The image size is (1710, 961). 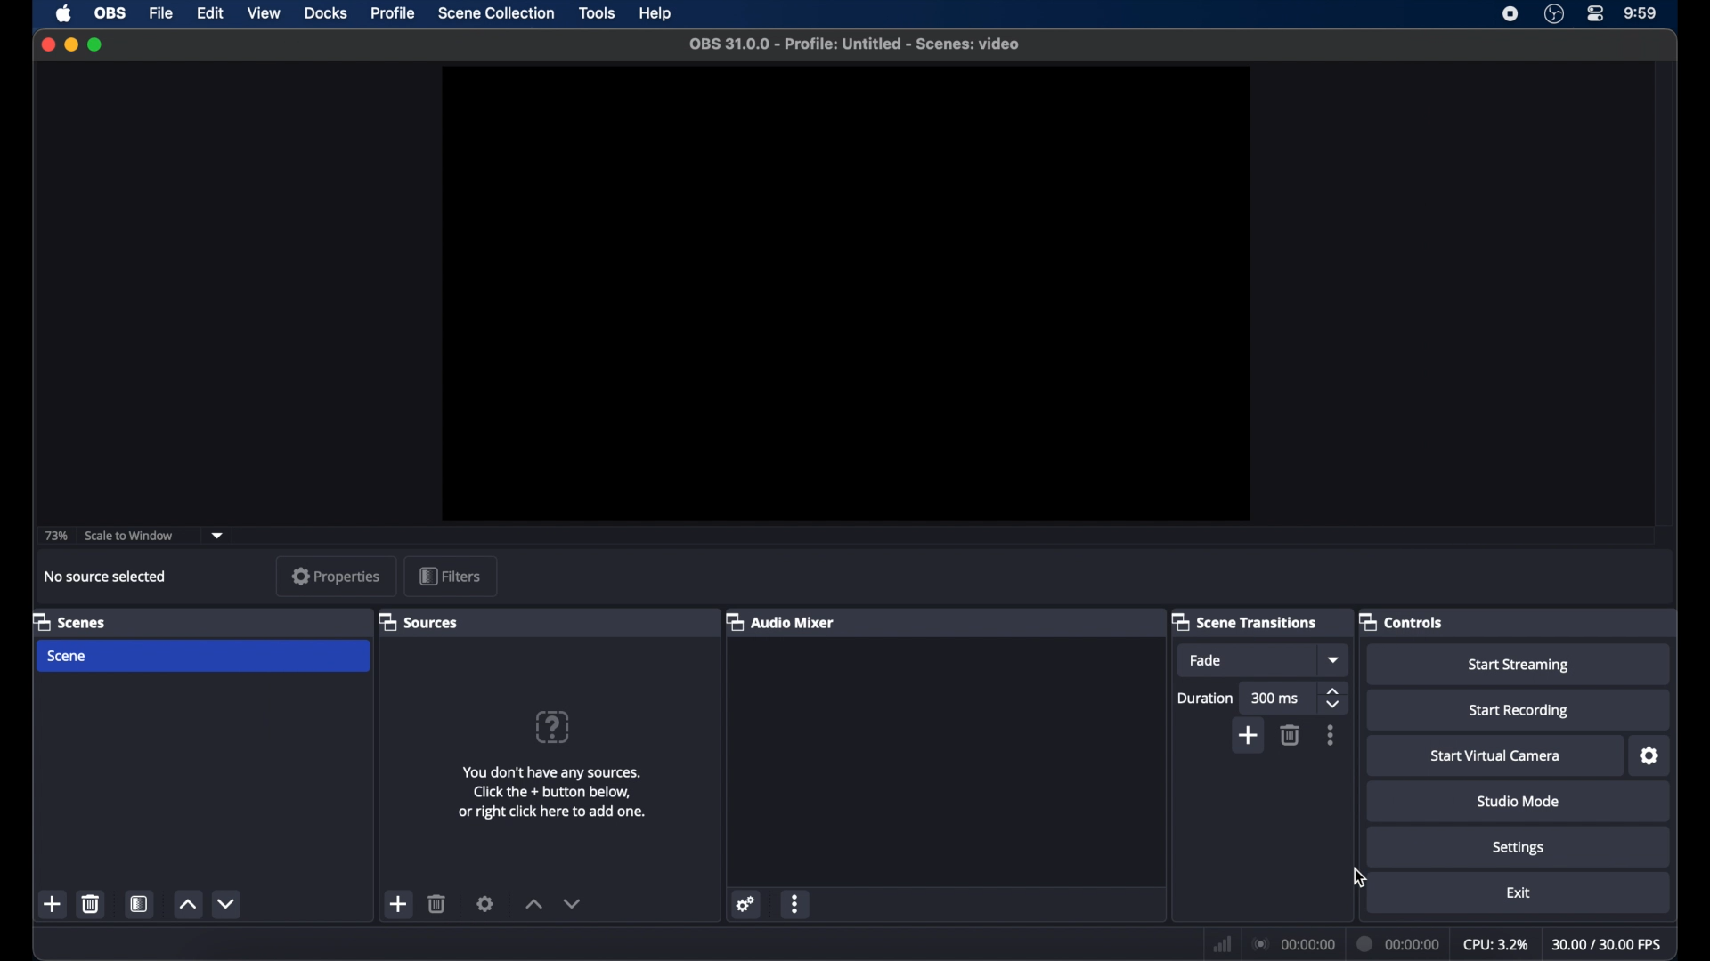 I want to click on add, so click(x=401, y=903).